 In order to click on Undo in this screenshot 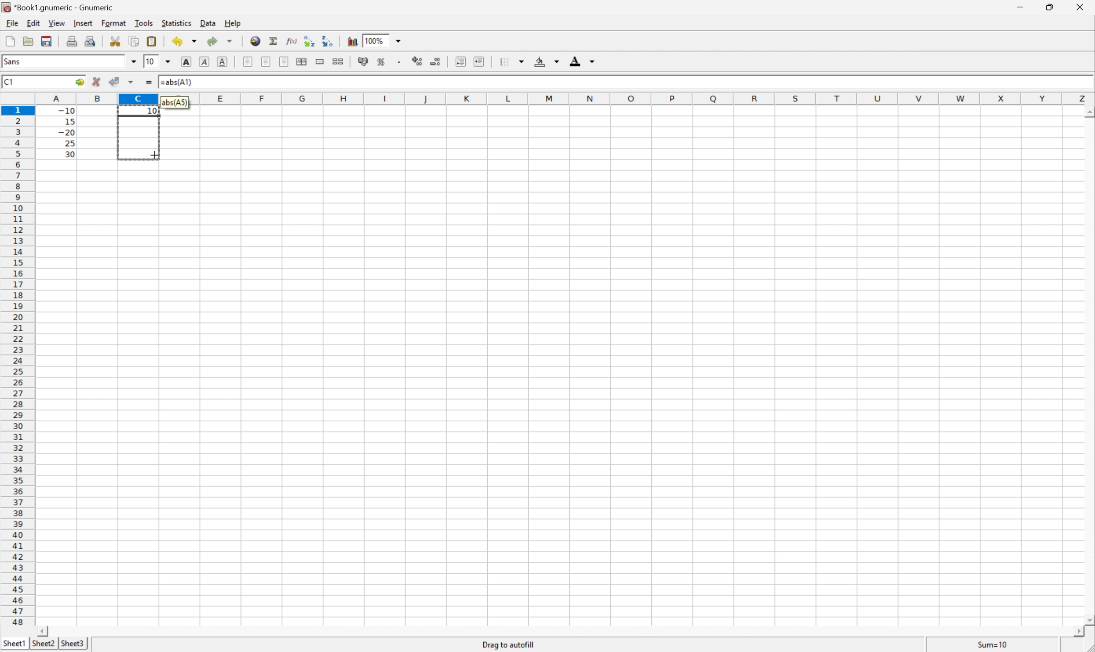, I will do `click(186, 41)`.